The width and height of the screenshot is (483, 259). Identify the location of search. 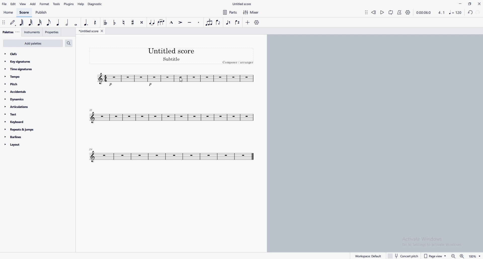
(68, 43).